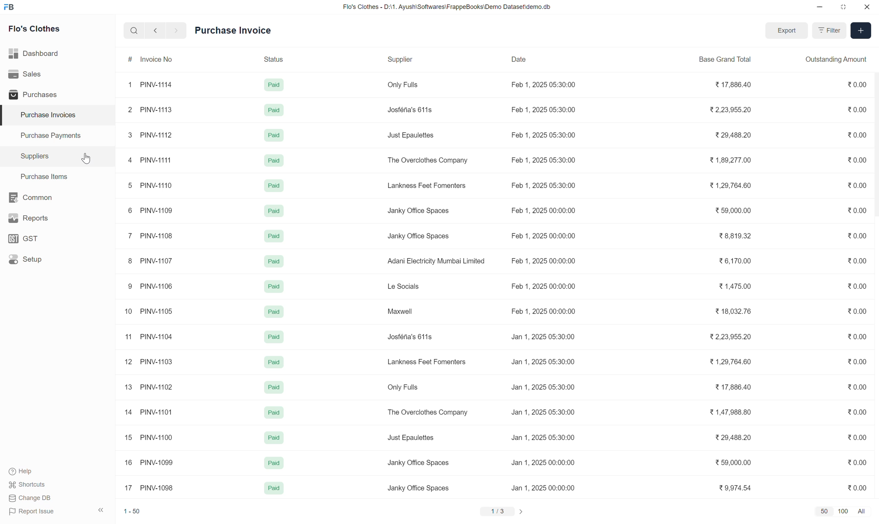  What do you see at coordinates (733, 84) in the screenshot?
I see `17,886.40` at bounding box center [733, 84].